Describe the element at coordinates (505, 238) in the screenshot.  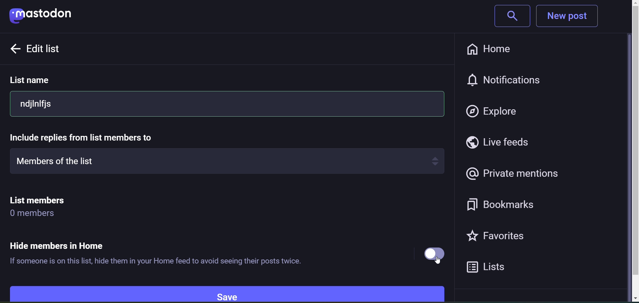
I see `favorites` at that location.